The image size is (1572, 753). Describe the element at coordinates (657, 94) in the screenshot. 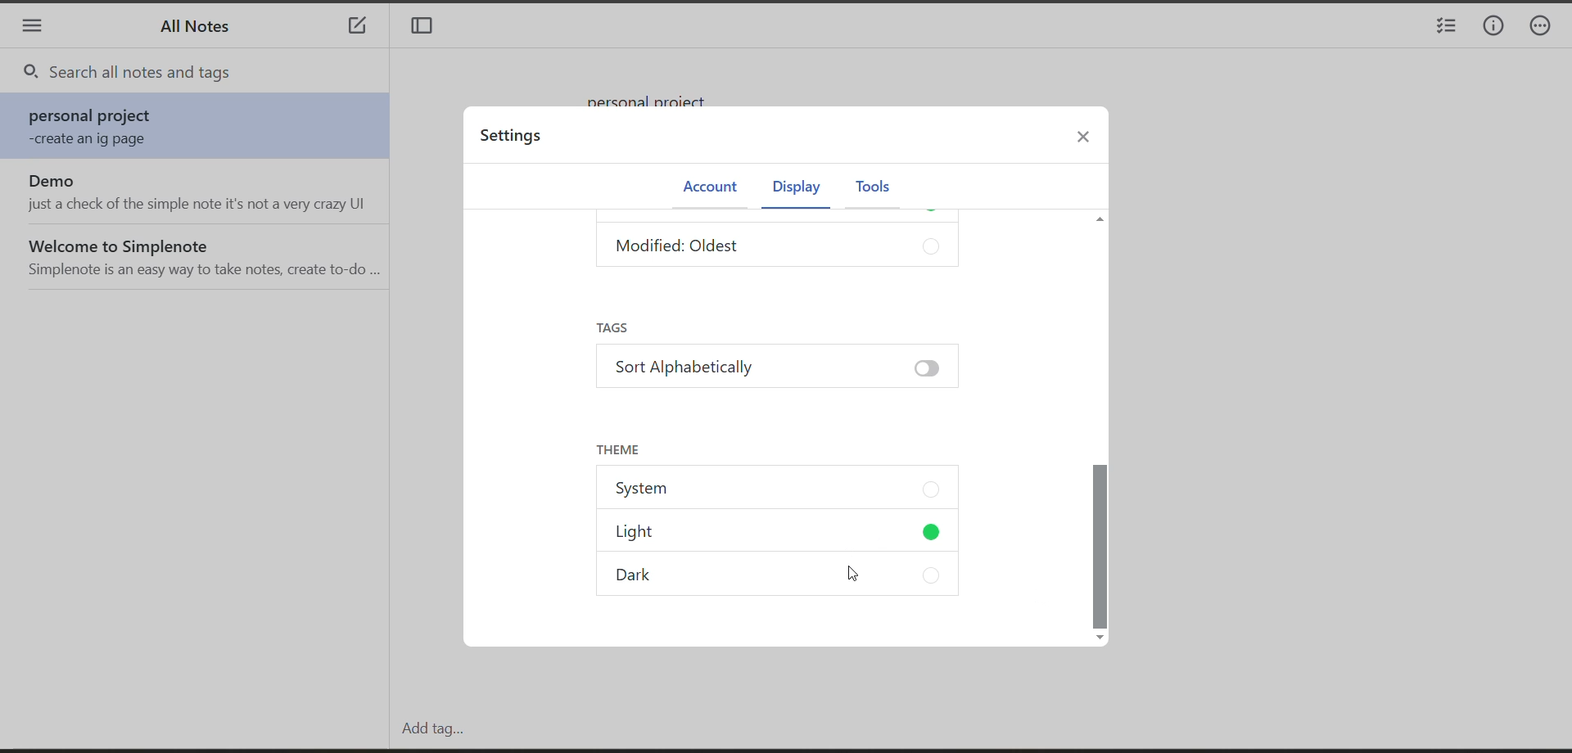

I see `data in current notes` at that location.